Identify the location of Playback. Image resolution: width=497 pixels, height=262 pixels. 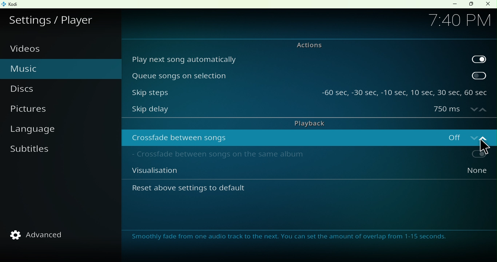
(308, 123).